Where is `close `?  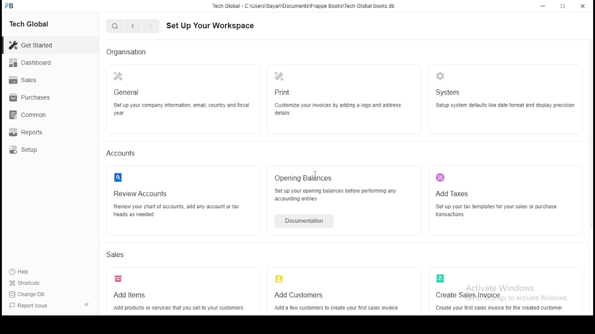
close  is located at coordinates (582, 6).